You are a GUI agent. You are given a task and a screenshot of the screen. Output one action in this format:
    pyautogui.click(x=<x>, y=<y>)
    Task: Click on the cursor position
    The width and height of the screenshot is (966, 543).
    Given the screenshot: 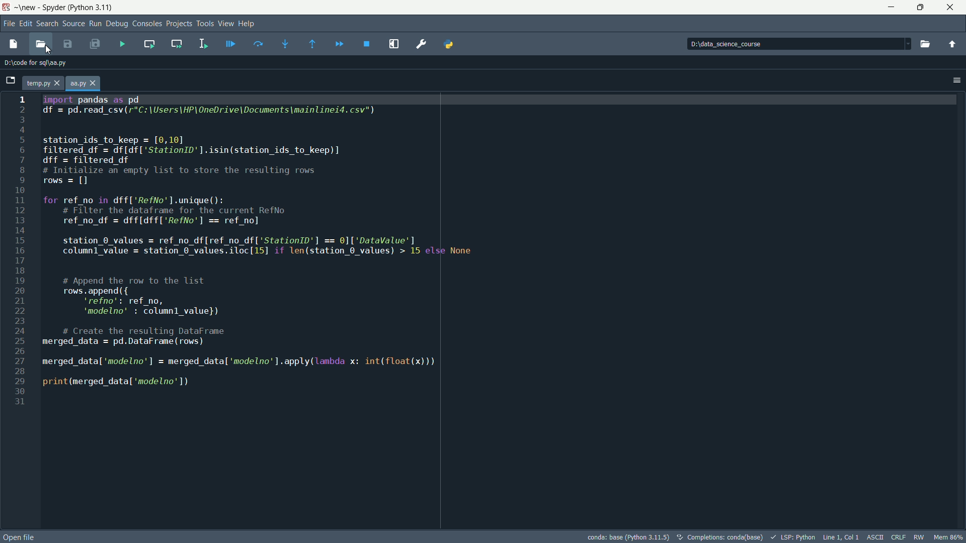 What is the action you would take?
    pyautogui.click(x=841, y=537)
    